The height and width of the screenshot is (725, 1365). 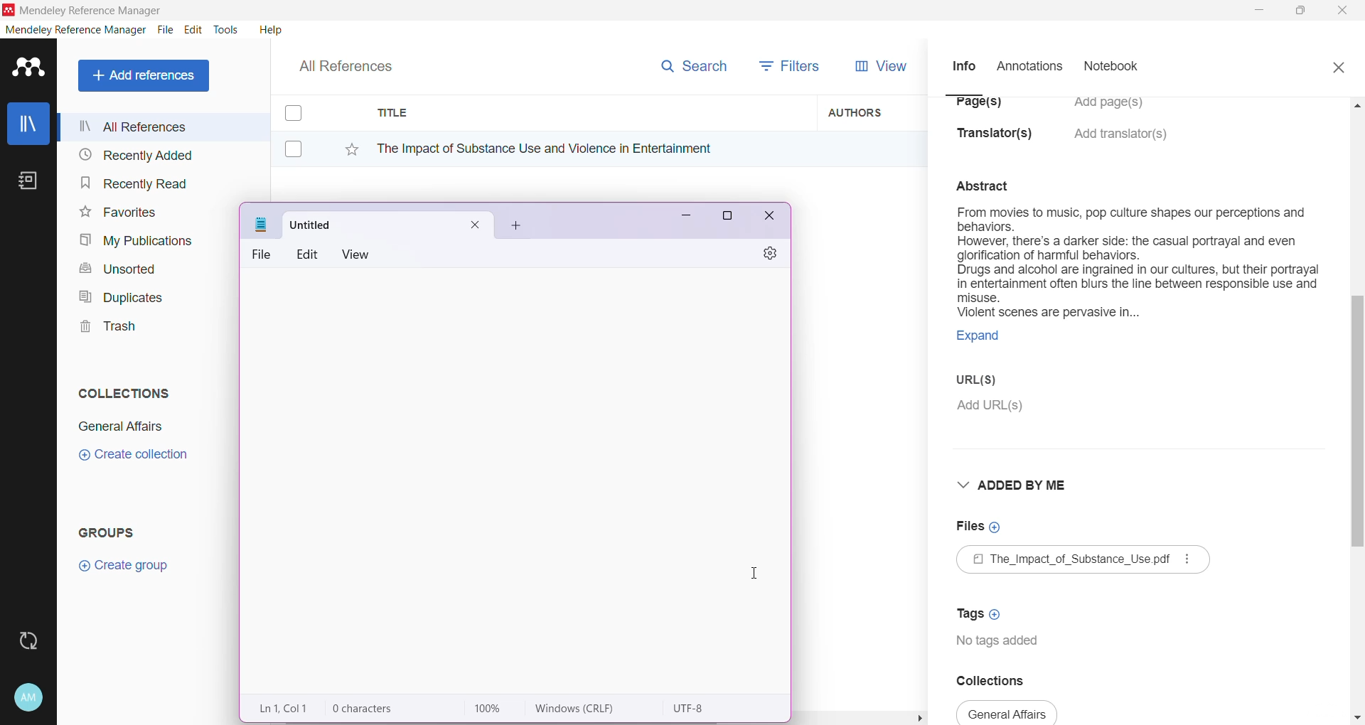 What do you see at coordinates (727, 218) in the screenshot?
I see `Maximize` at bounding box center [727, 218].